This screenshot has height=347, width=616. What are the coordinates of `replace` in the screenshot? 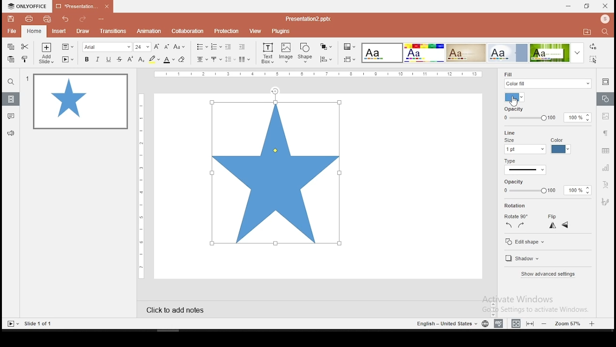 It's located at (593, 47).